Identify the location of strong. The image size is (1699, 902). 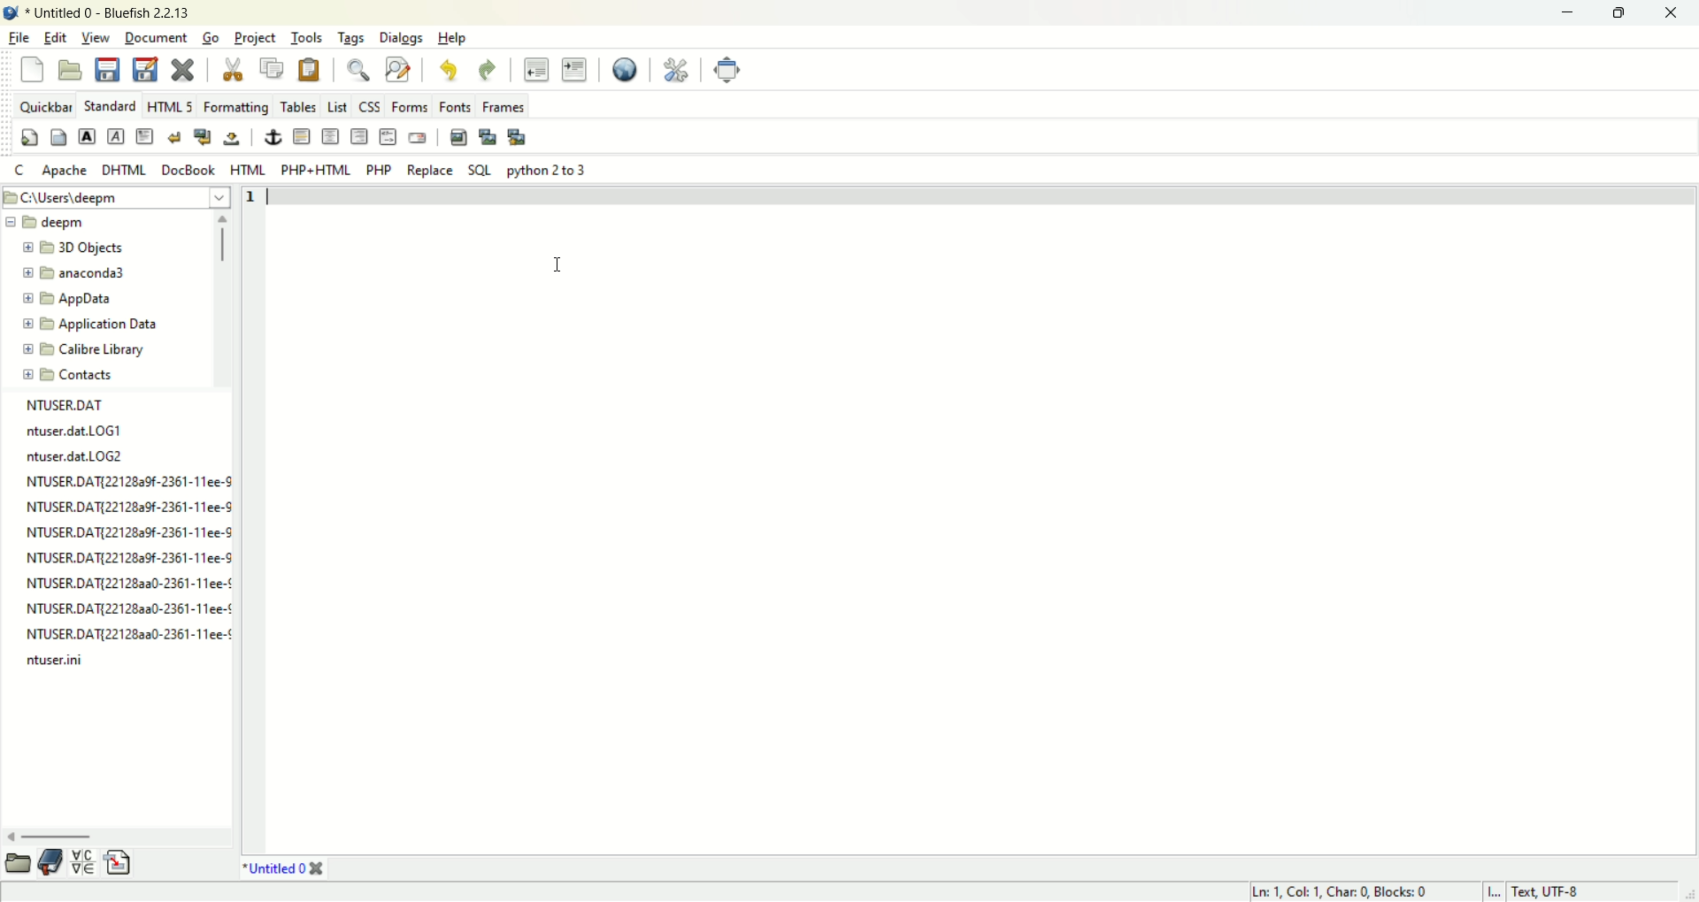
(83, 137).